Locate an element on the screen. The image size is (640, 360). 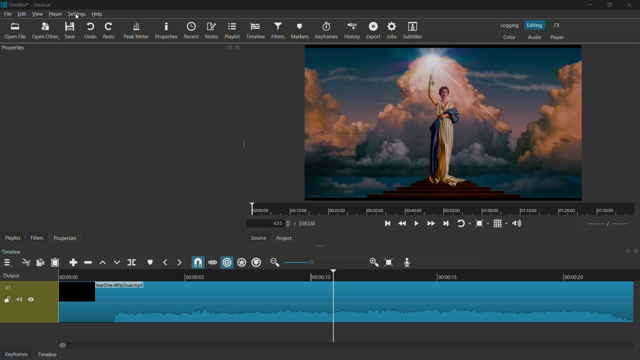
edit menu is located at coordinates (22, 14).